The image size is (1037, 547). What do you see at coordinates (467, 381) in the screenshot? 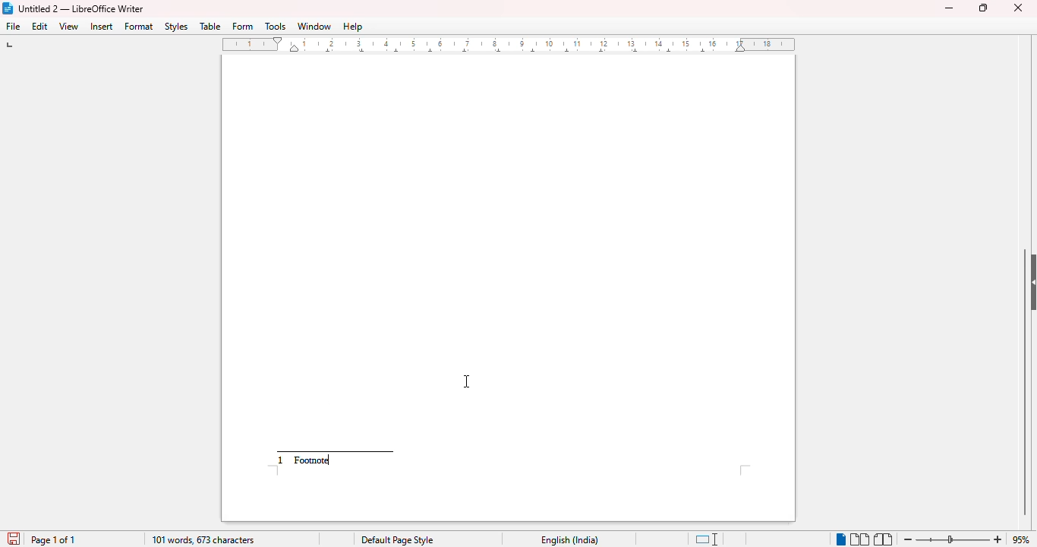
I see `cursor` at bounding box center [467, 381].